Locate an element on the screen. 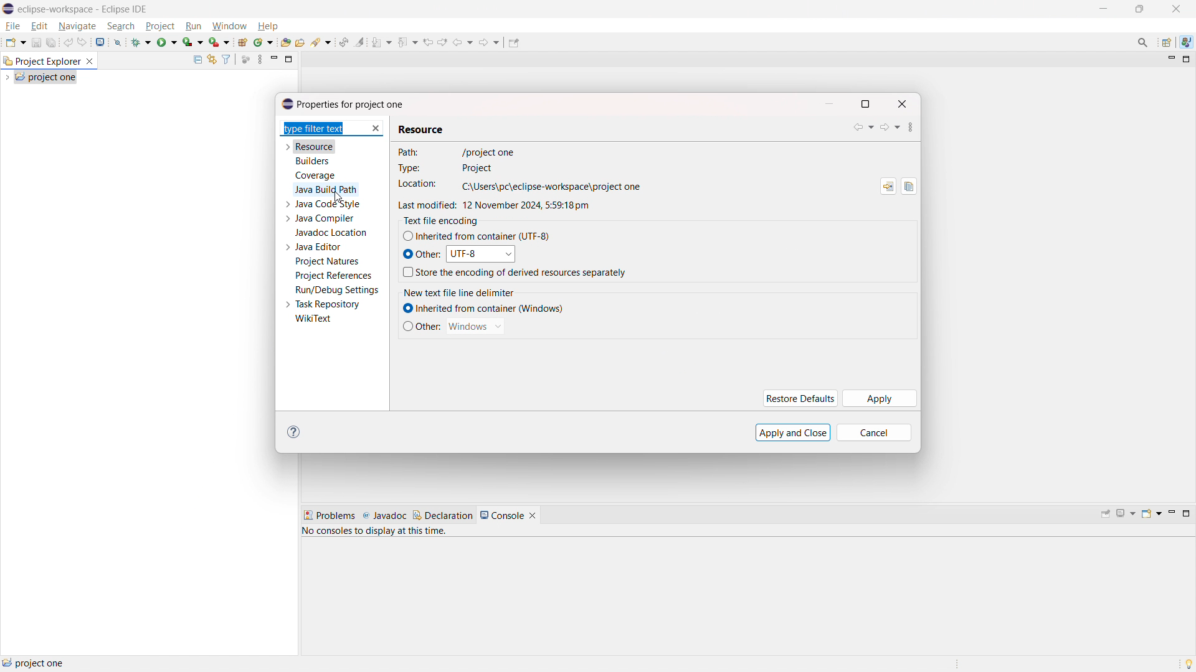  project one is located at coordinates (46, 77).